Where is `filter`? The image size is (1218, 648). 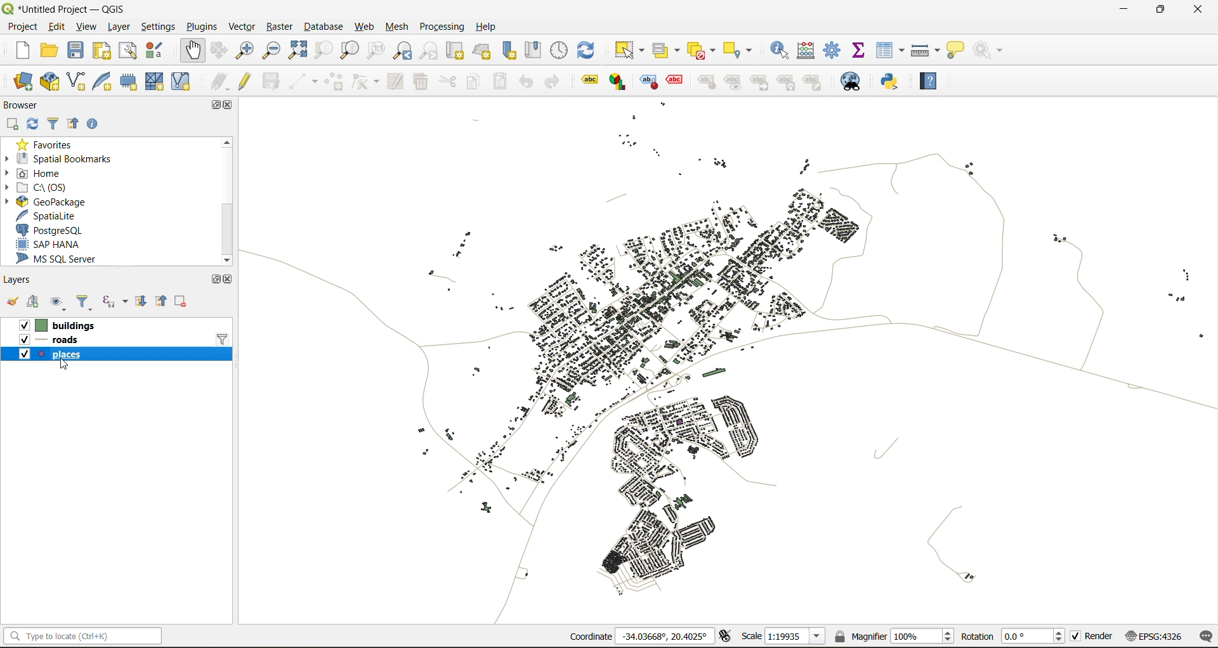
filter is located at coordinates (224, 339).